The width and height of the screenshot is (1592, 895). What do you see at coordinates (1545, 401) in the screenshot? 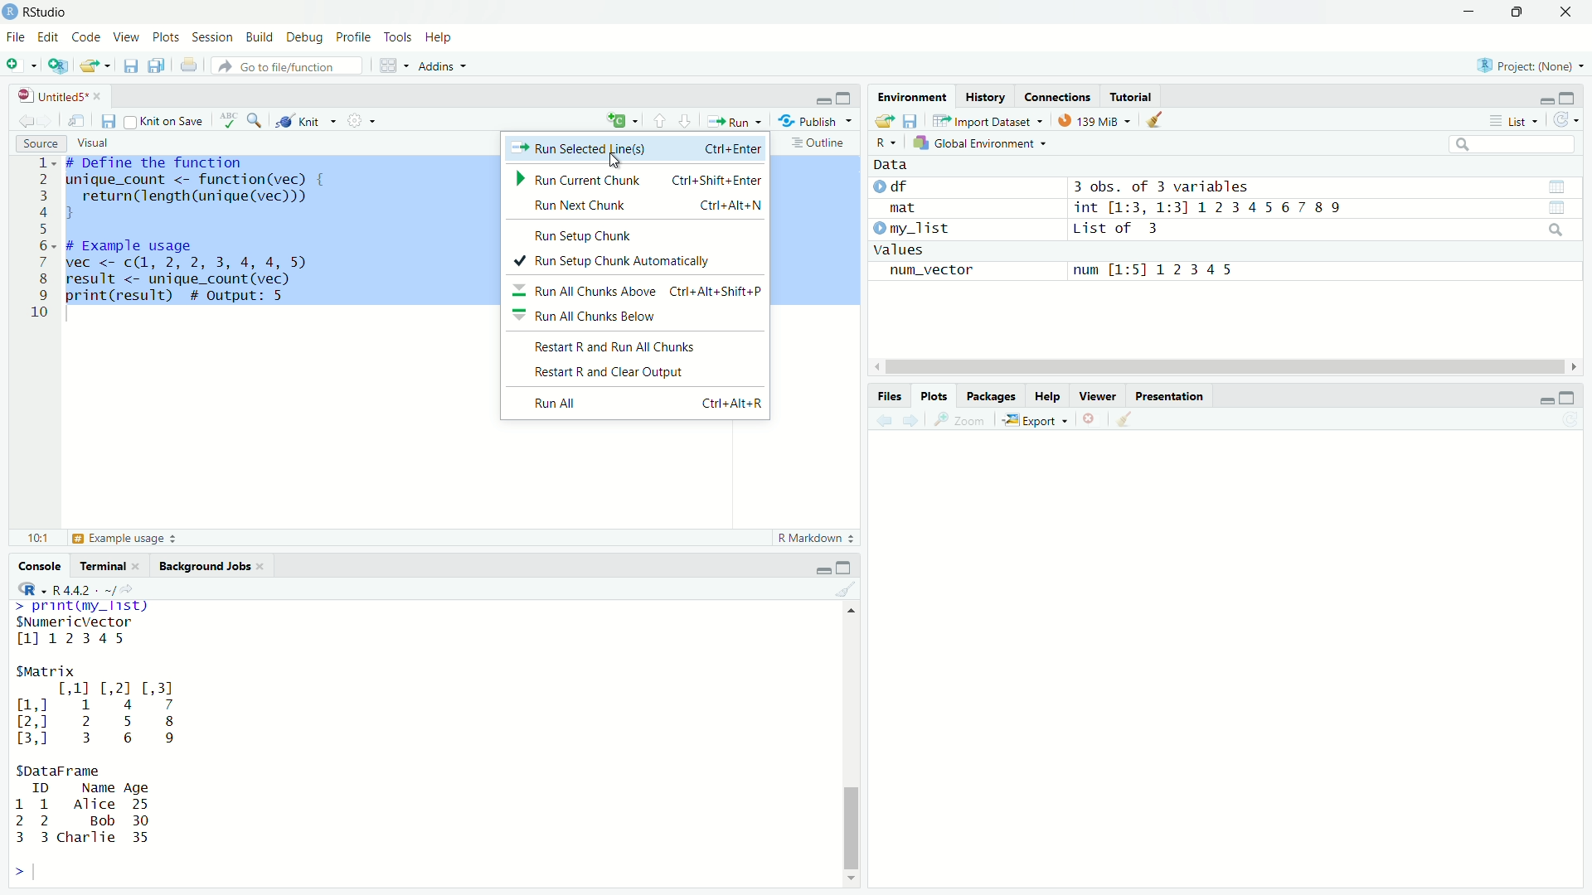
I see `minimize` at bounding box center [1545, 401].